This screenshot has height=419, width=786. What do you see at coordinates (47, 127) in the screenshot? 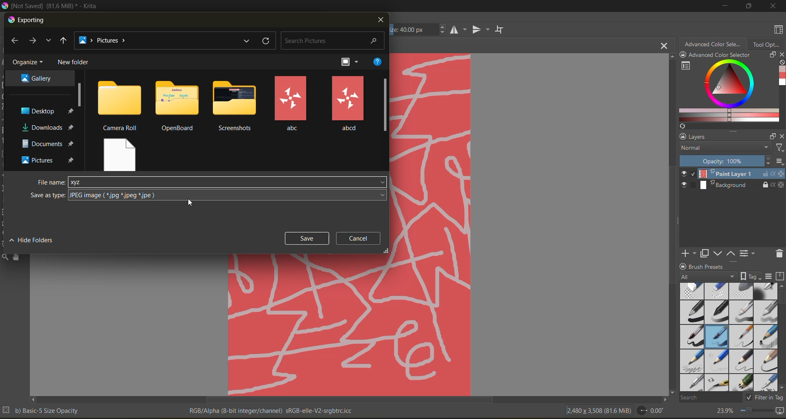
I see `folder destination` at bounding box center [47, 127].